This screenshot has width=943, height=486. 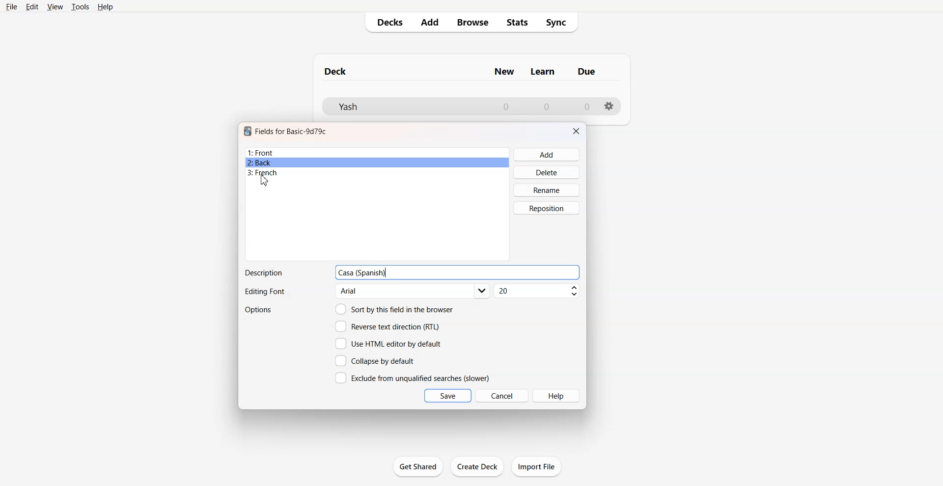 I want to click on Deck File, so click(x=403, y=107).